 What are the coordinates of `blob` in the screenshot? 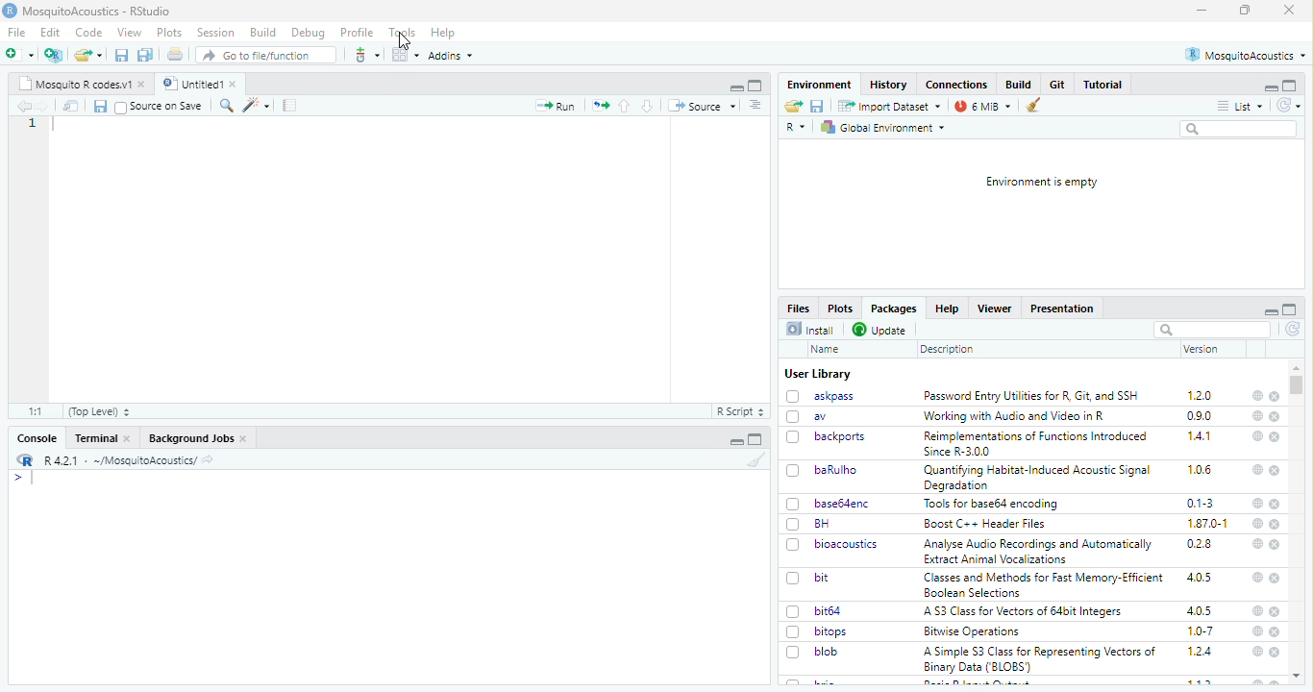 It's located at (827, 652).